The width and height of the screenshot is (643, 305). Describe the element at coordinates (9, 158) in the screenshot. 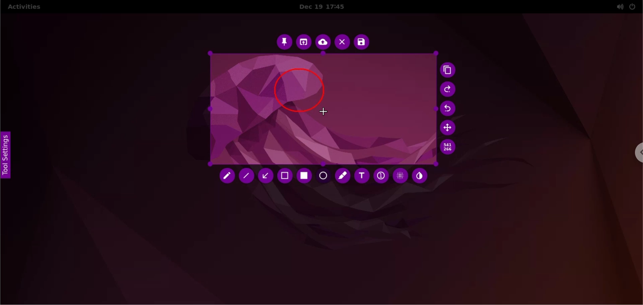

I see `tool settings` at that location.